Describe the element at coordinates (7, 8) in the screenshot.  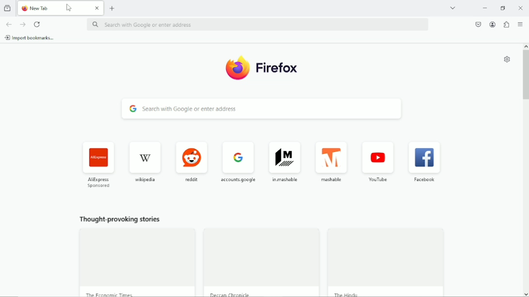
I see `View recent browsing` at that location.